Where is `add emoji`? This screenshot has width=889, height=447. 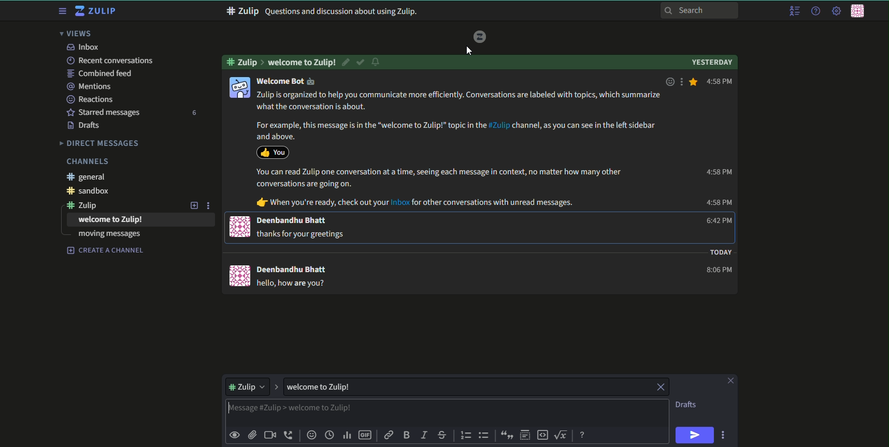 add emoji is located at coordinates (311, 435).